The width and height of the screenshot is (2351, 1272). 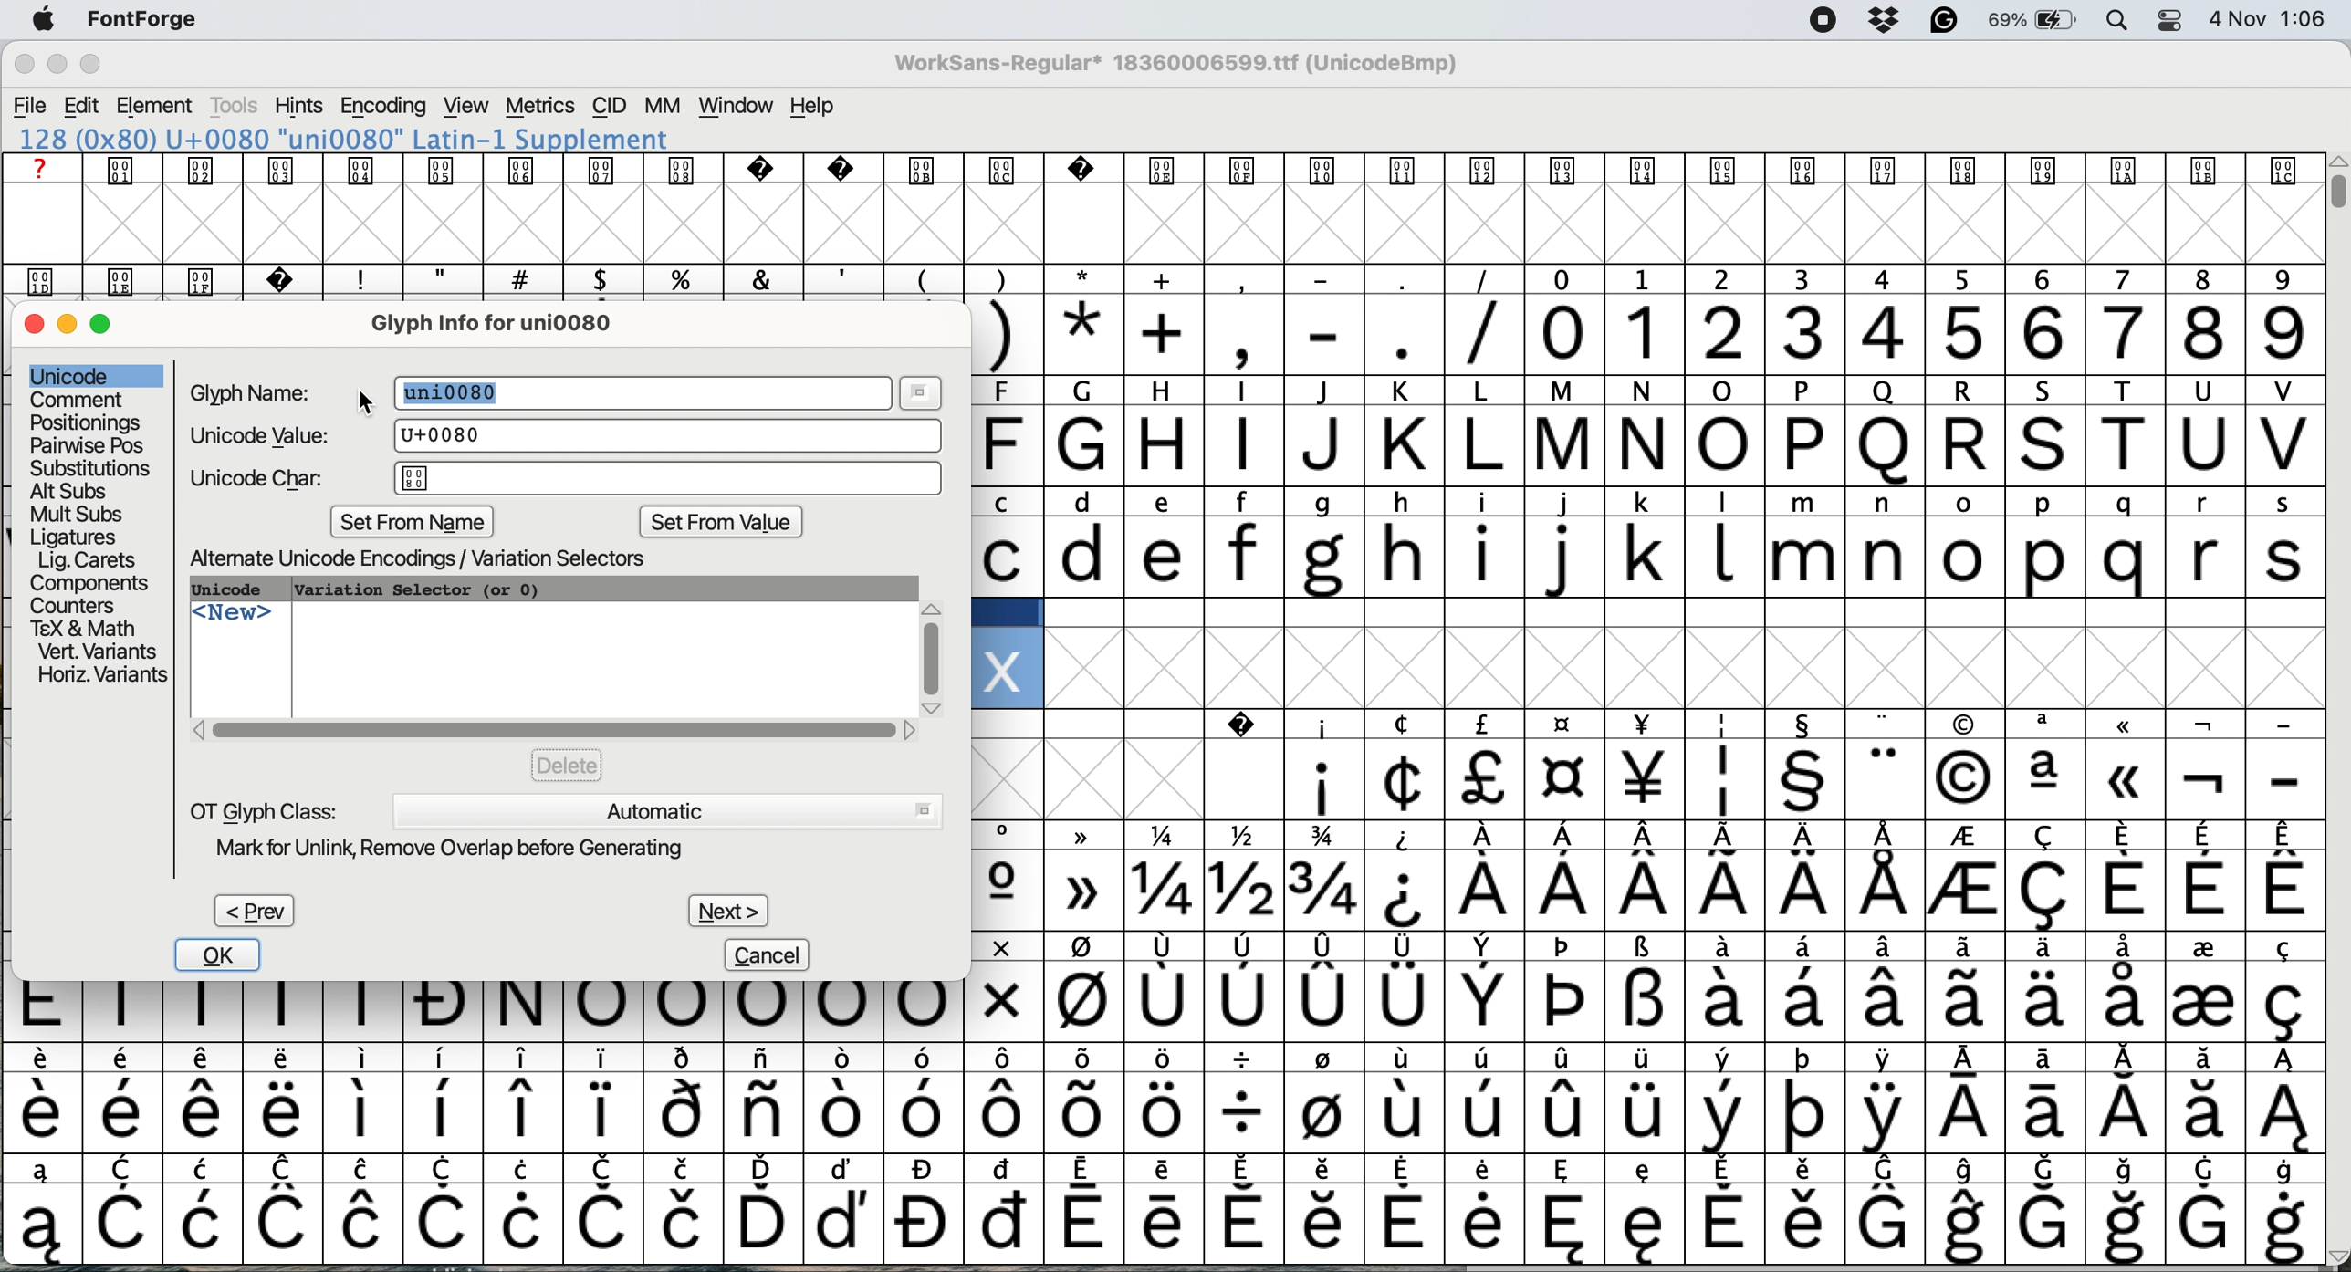 I want to click on unicode, so click(x=73, y=374).